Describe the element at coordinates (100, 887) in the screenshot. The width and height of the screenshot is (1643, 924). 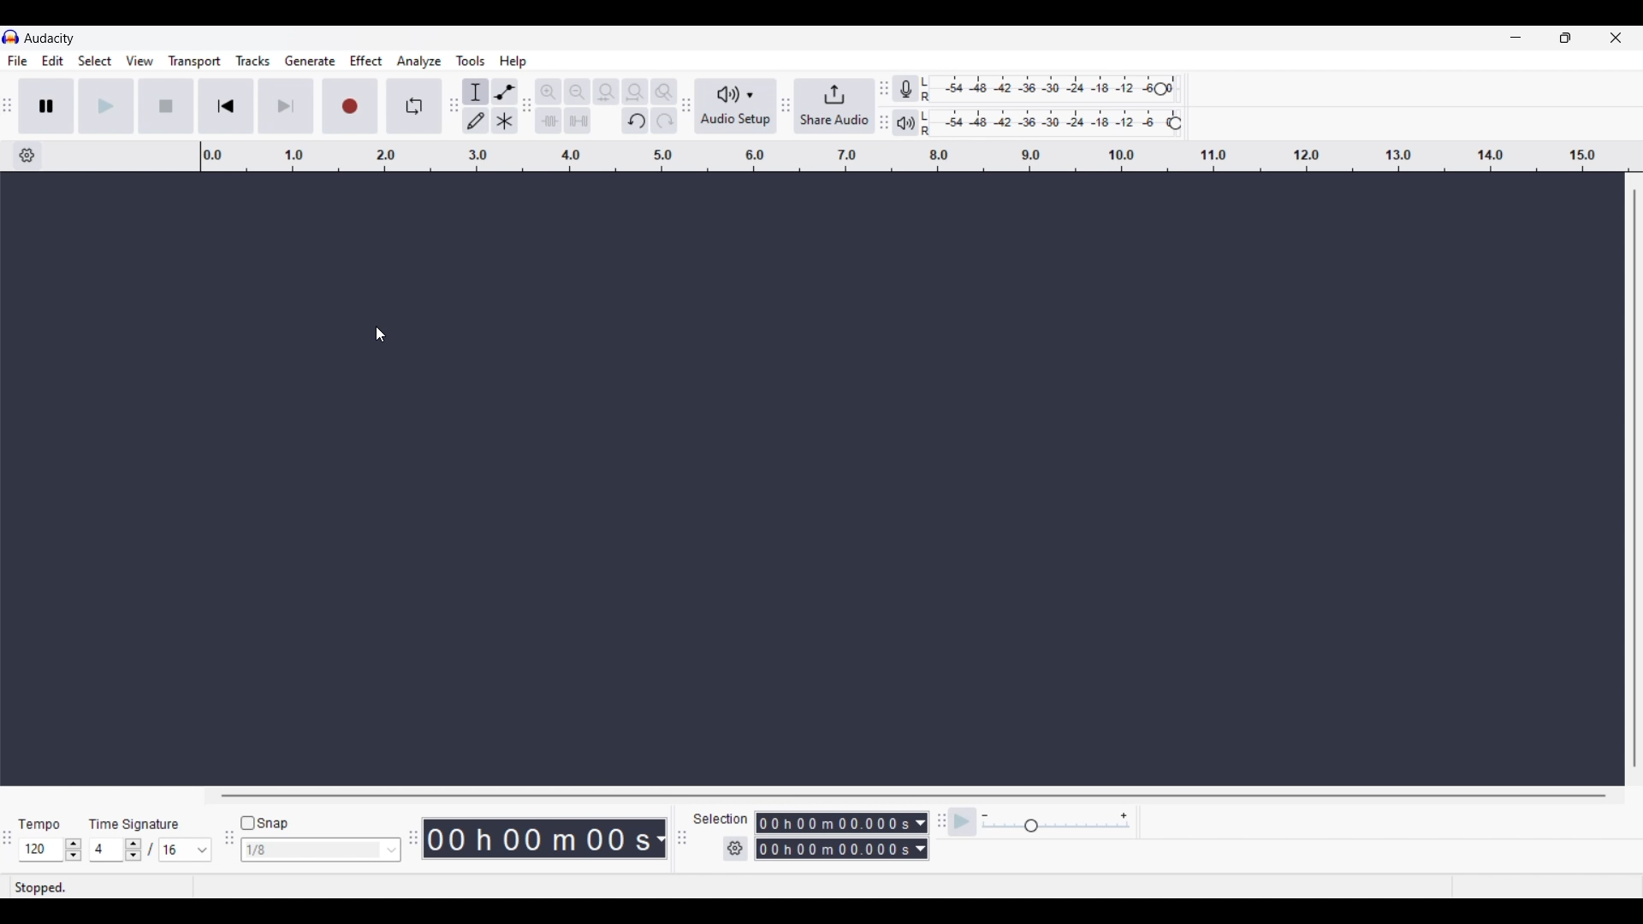
I see `Status of recording` at that location.